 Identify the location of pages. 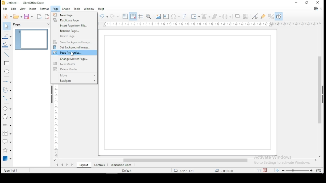
(18, 24).